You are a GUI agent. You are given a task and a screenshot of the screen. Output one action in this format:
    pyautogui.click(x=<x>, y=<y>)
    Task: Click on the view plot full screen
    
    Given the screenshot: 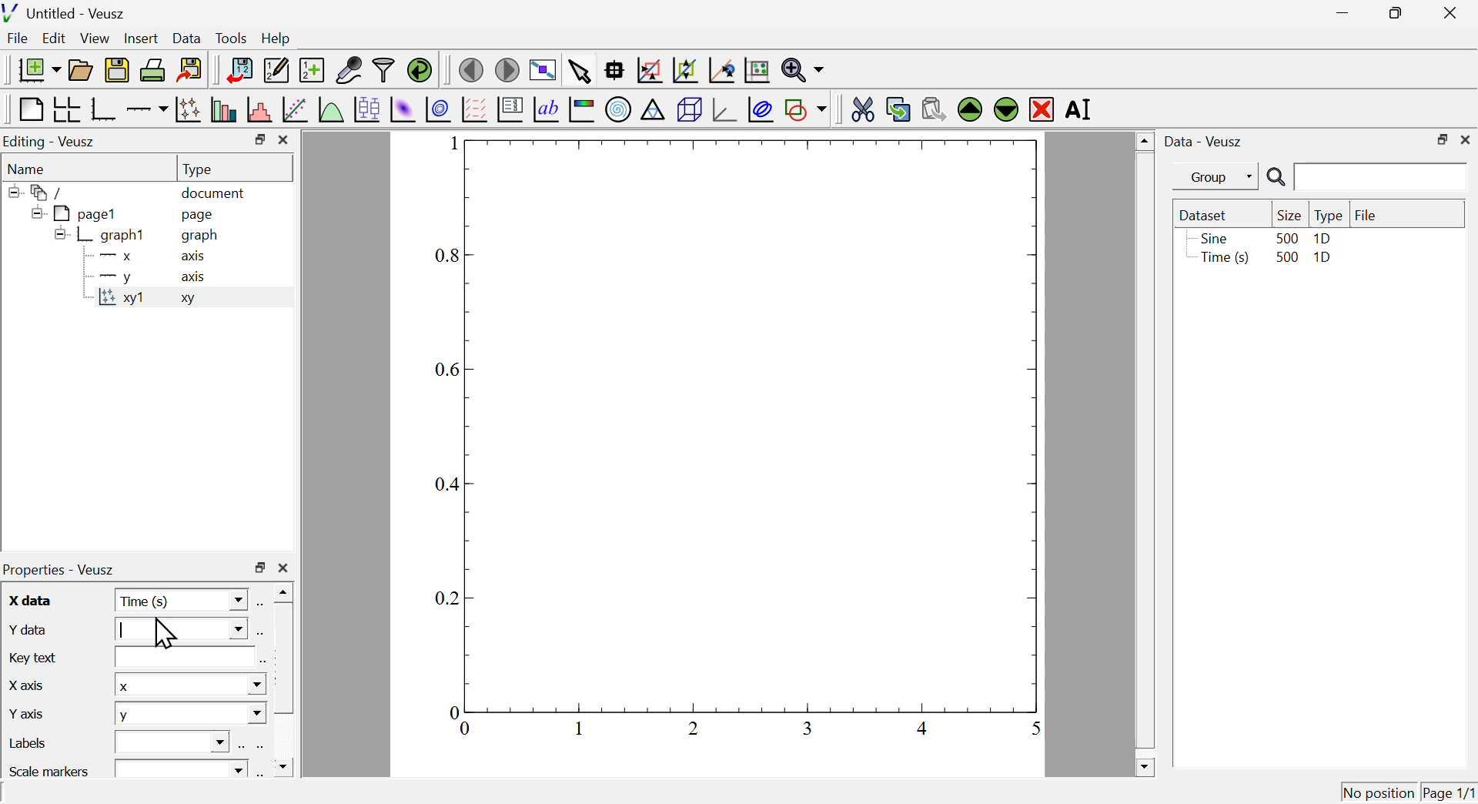 What is the action you would take?
    pyautogui.click(x=543, y=69)
    